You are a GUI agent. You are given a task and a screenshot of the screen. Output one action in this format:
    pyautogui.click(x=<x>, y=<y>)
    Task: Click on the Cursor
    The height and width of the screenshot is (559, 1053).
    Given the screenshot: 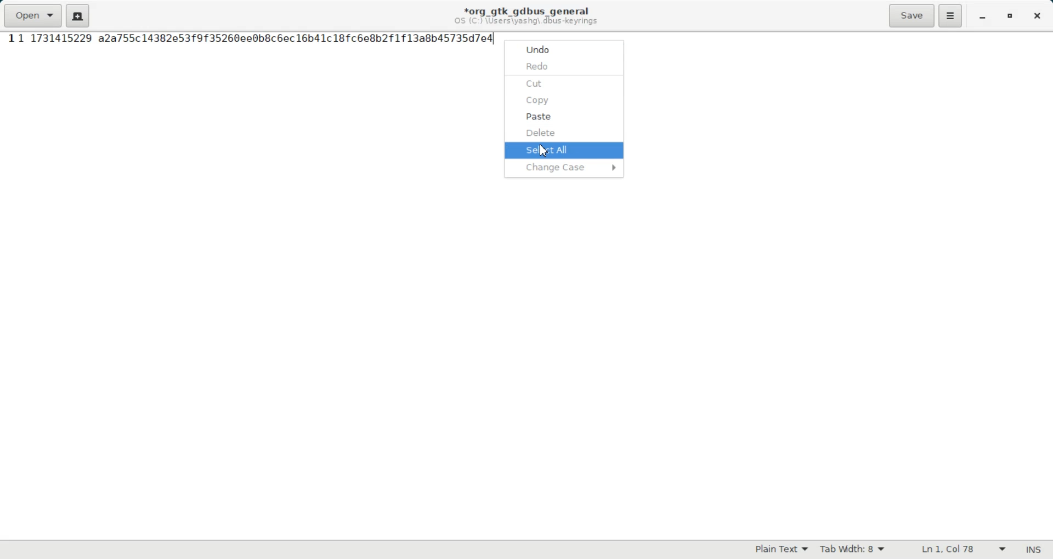 What is the action you would take?
    pyautogui.click(x=544, y=151)
    